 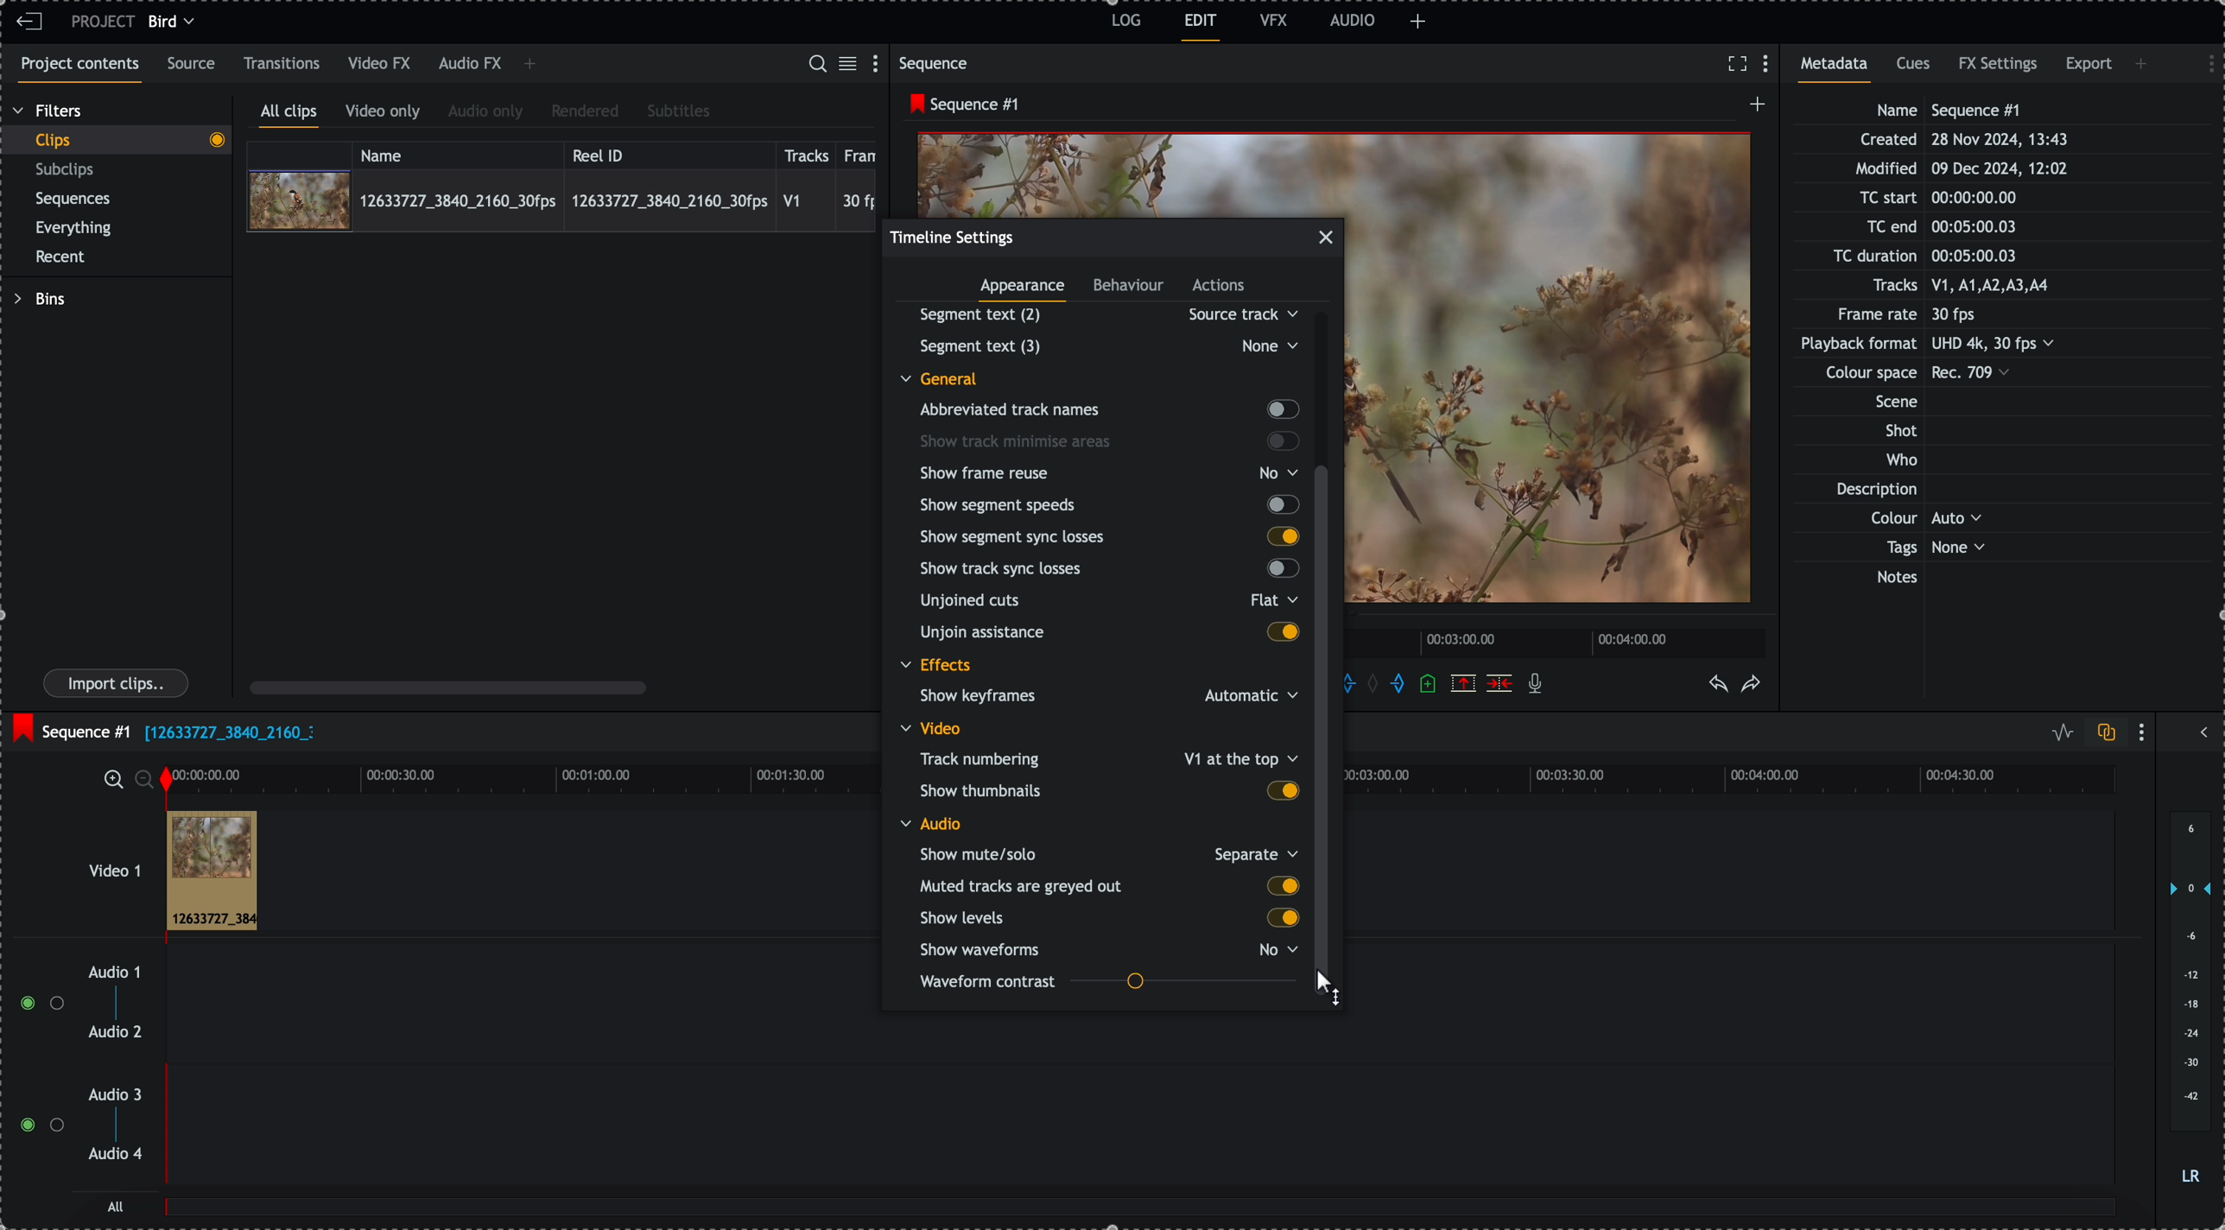 I want to click on redo, so click(x=1752, y=685).